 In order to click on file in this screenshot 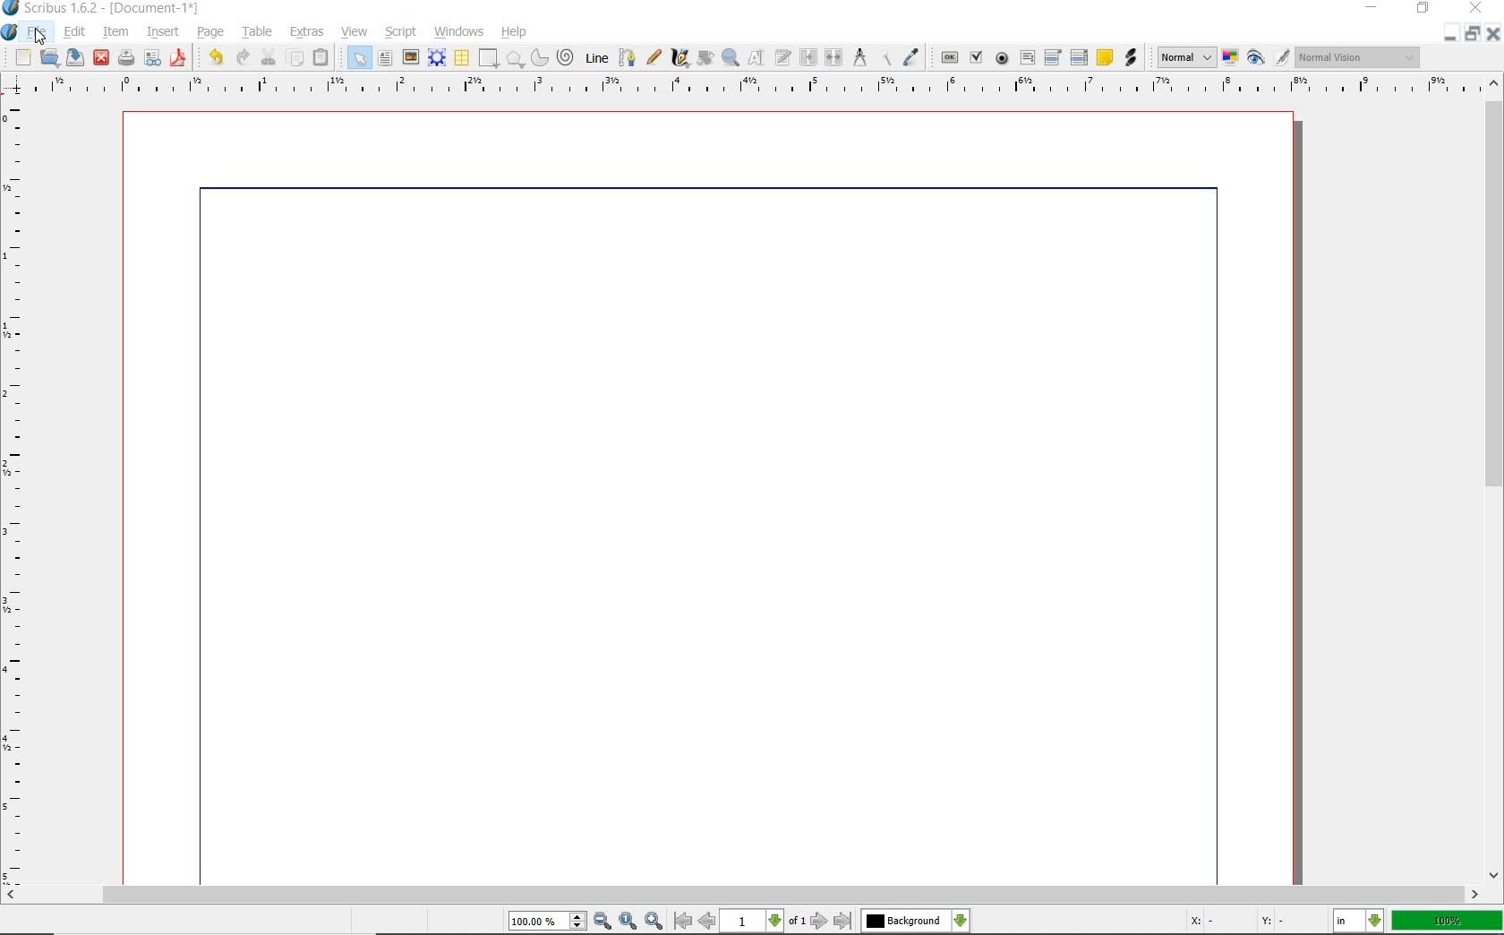, I will do `click(38, 30)`.